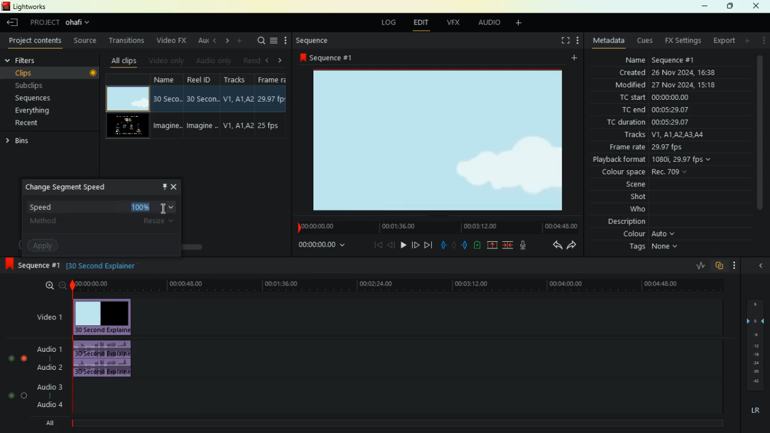 This screenshot has width=770, height=433. What do you see at coordinates (730, 6) in the screenshot?
I see `maximize` at bounding box center [730, 6].